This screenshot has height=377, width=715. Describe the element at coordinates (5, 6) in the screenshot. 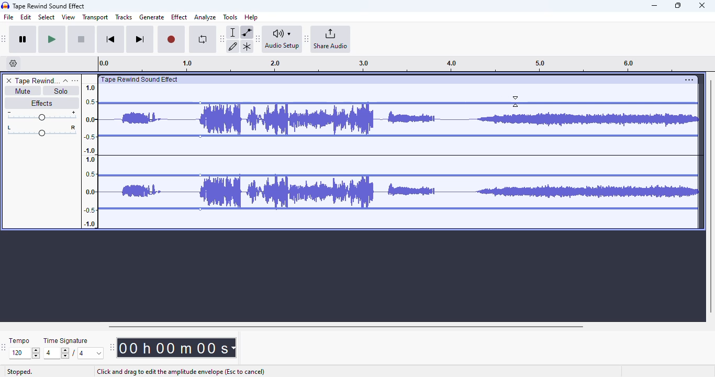

I see `Audacity logo` at that location.